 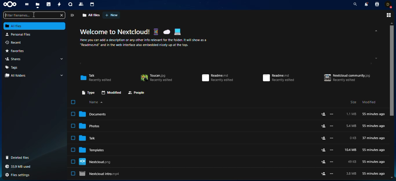 What do you see at coordinates (73, 173) in the screenshot?
I see `Click to select` at bounding box center [73, 173].